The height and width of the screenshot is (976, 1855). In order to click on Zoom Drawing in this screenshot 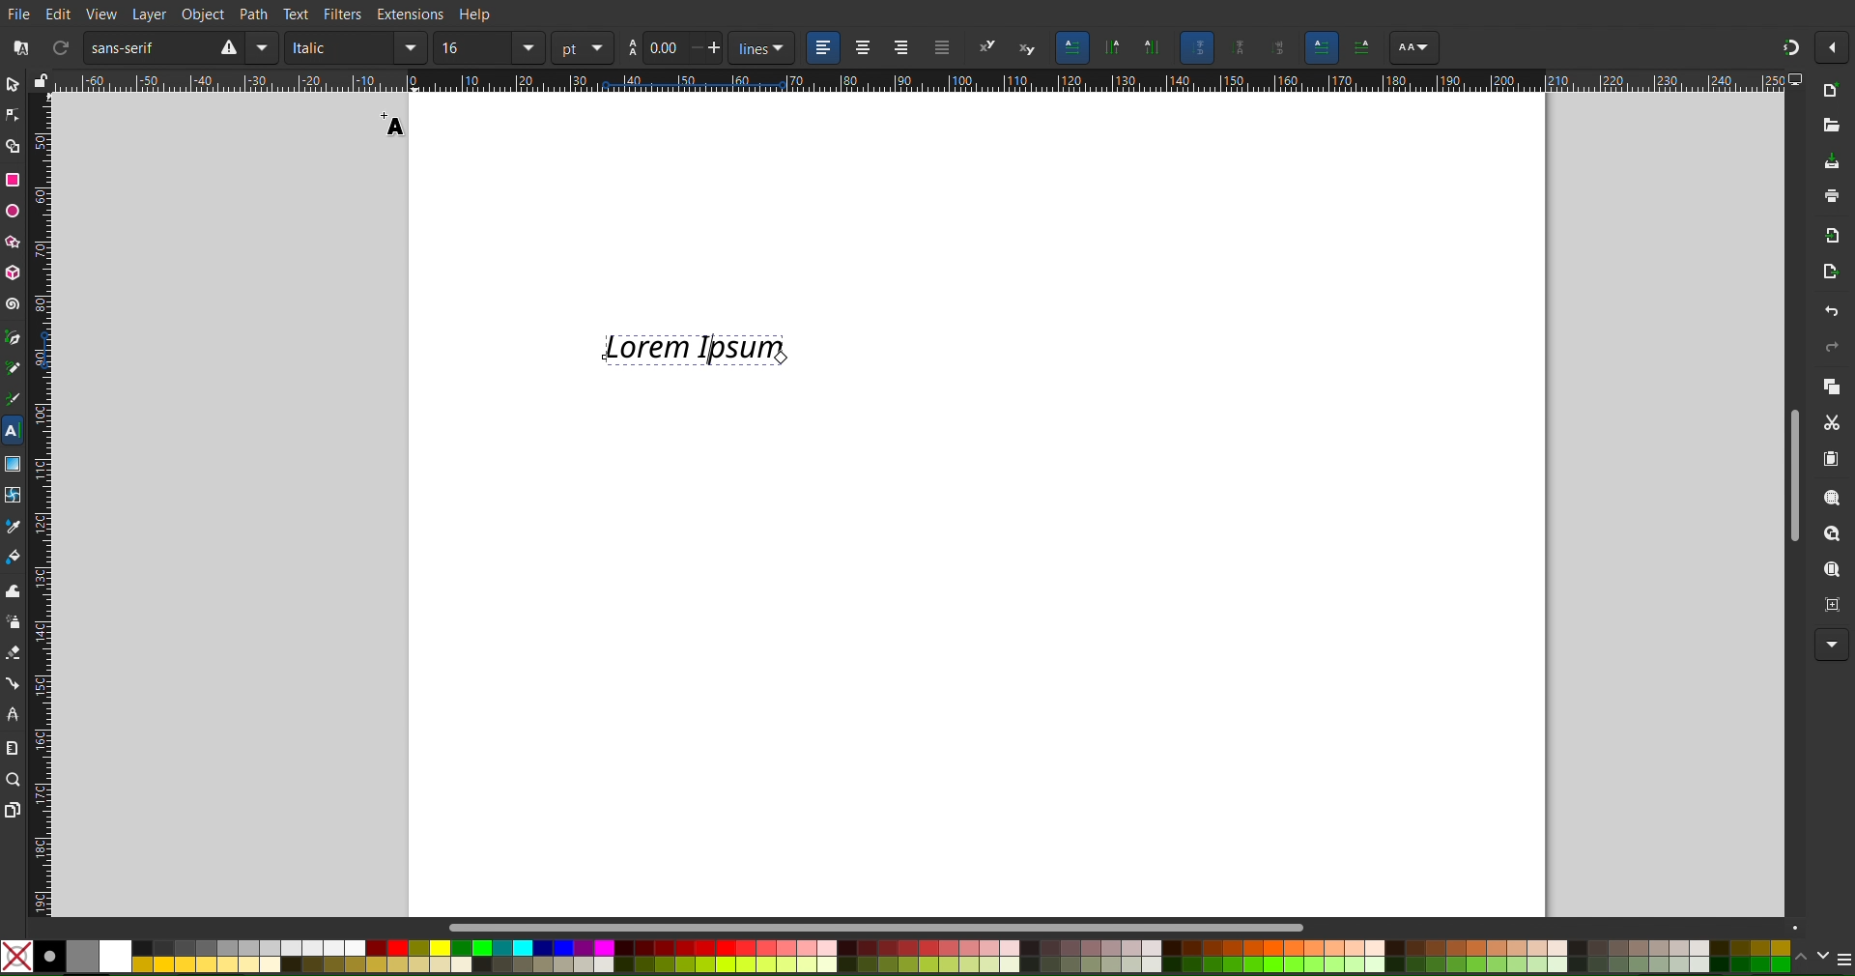, I will do `click(1825, 535)`.